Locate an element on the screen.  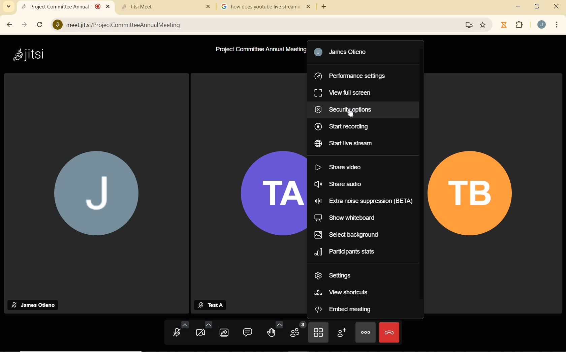
START SCREEN SHARING is located at coordinates (224, 332).